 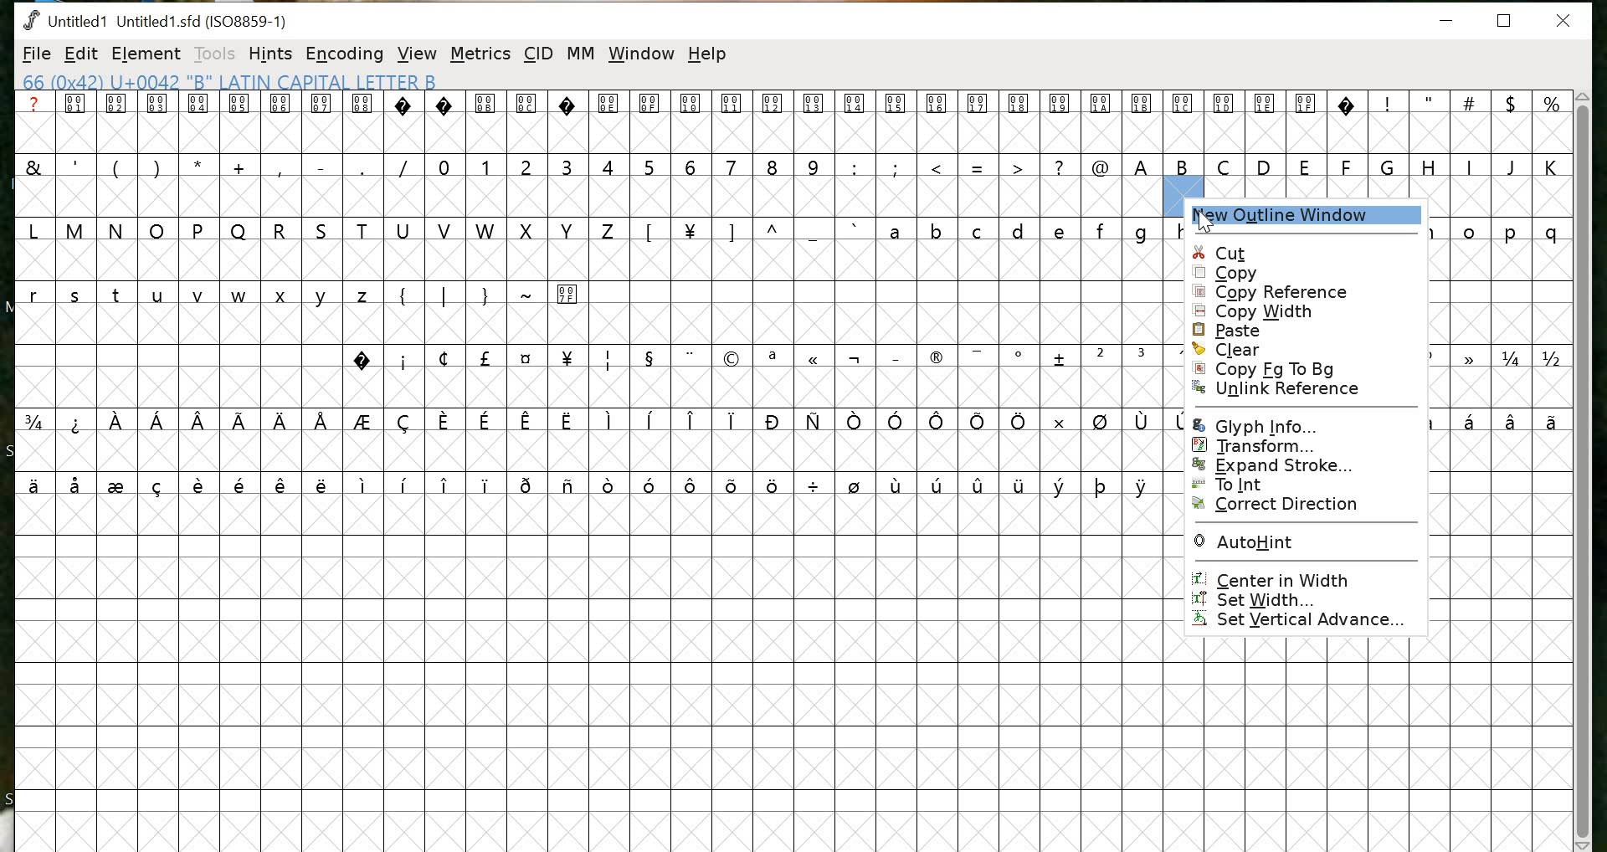 I want to click on VIEW, so click(x=418, y=54).